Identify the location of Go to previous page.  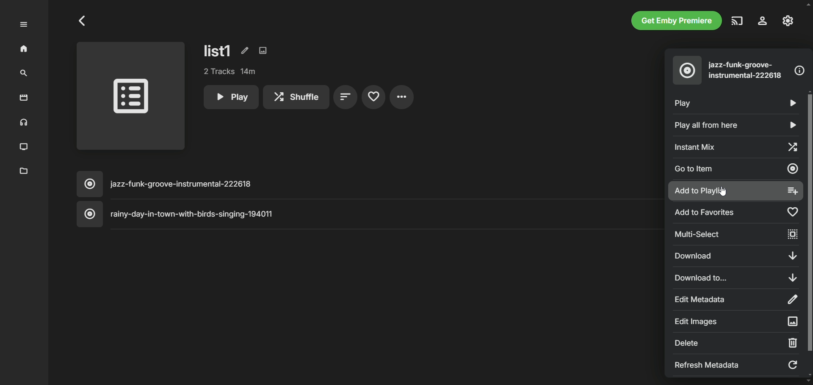
(83, 21).